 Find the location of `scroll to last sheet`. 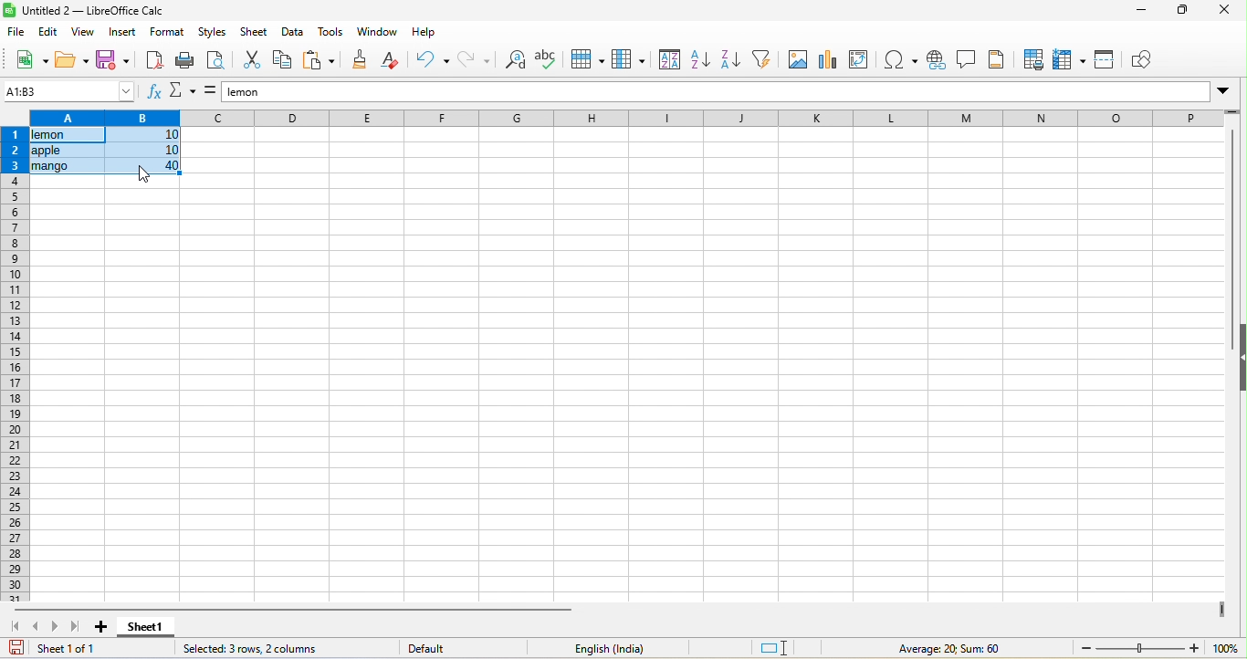

scroll to last sheet is located at coordinates (74, 628).